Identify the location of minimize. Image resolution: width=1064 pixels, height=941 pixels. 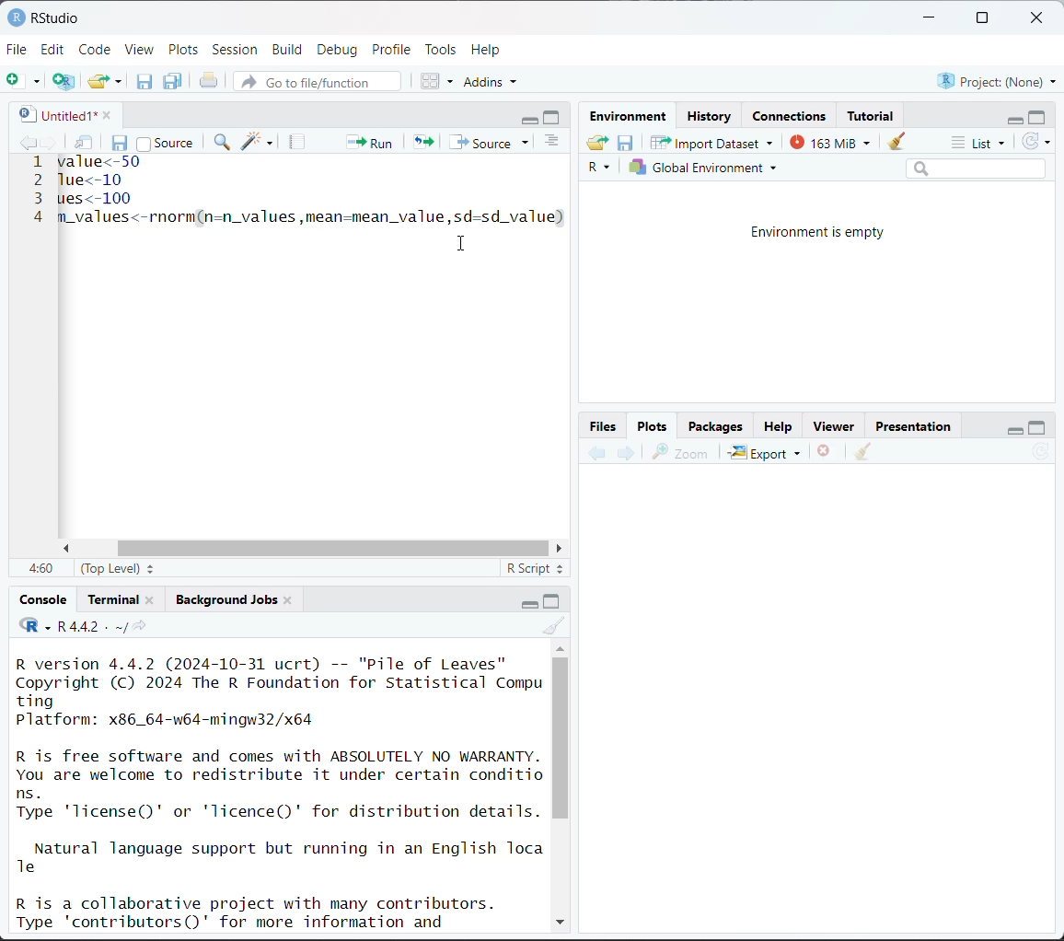
(1012, 118).